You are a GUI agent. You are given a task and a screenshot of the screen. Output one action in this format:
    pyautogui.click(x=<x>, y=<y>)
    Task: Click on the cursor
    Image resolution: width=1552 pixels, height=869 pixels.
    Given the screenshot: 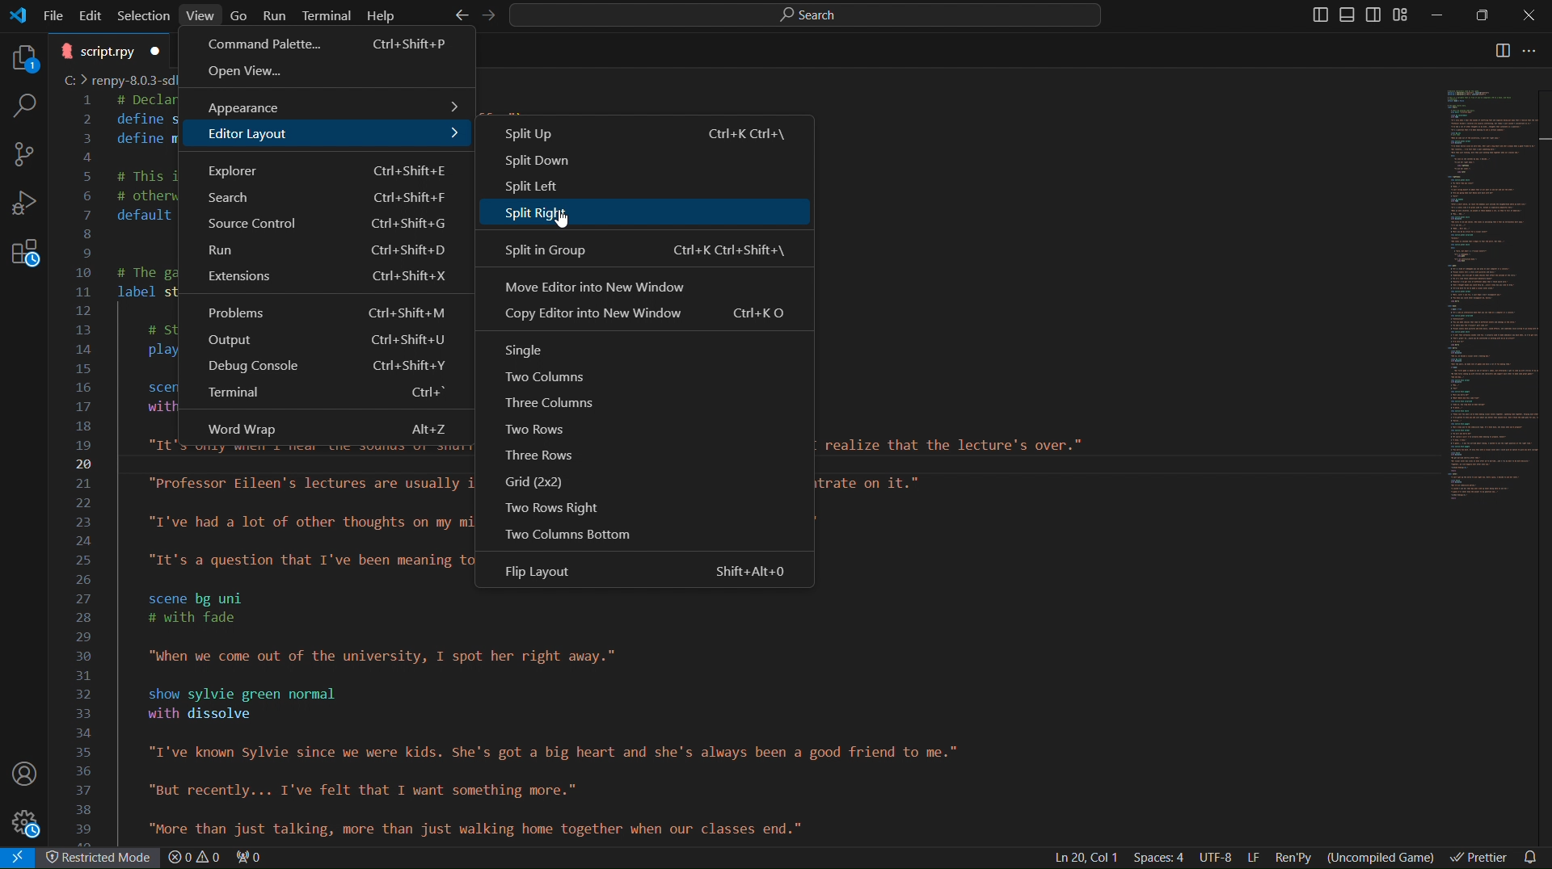 What is the action you would take?
    pyautogui.click(x=561, y=220)
    